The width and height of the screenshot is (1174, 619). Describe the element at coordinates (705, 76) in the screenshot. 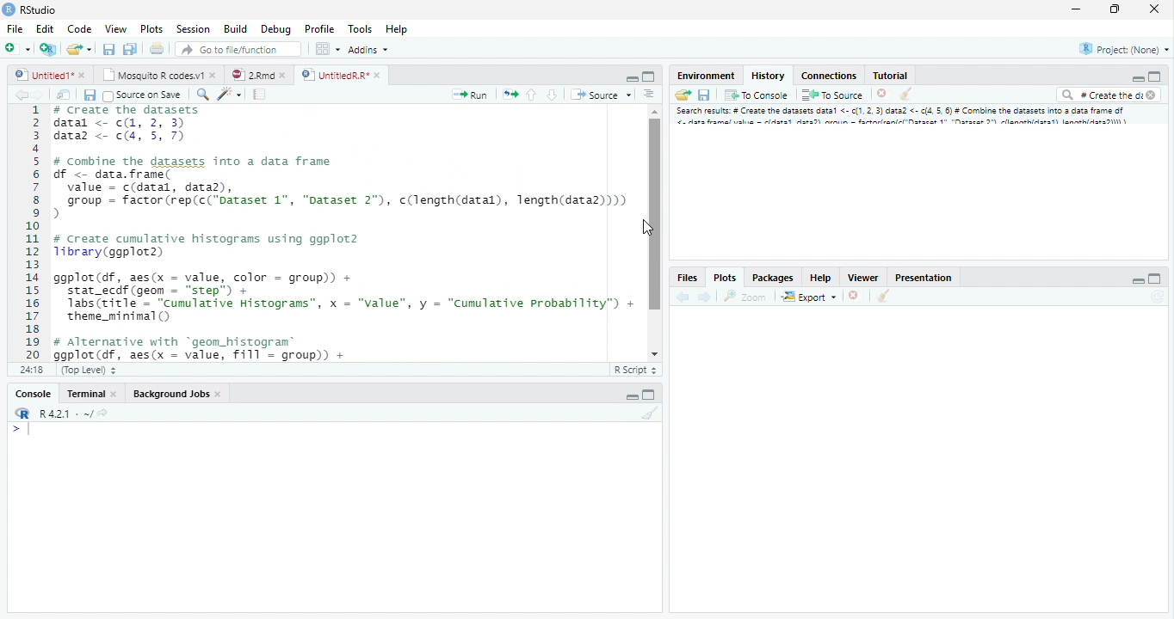

I see `Environment` at that location.